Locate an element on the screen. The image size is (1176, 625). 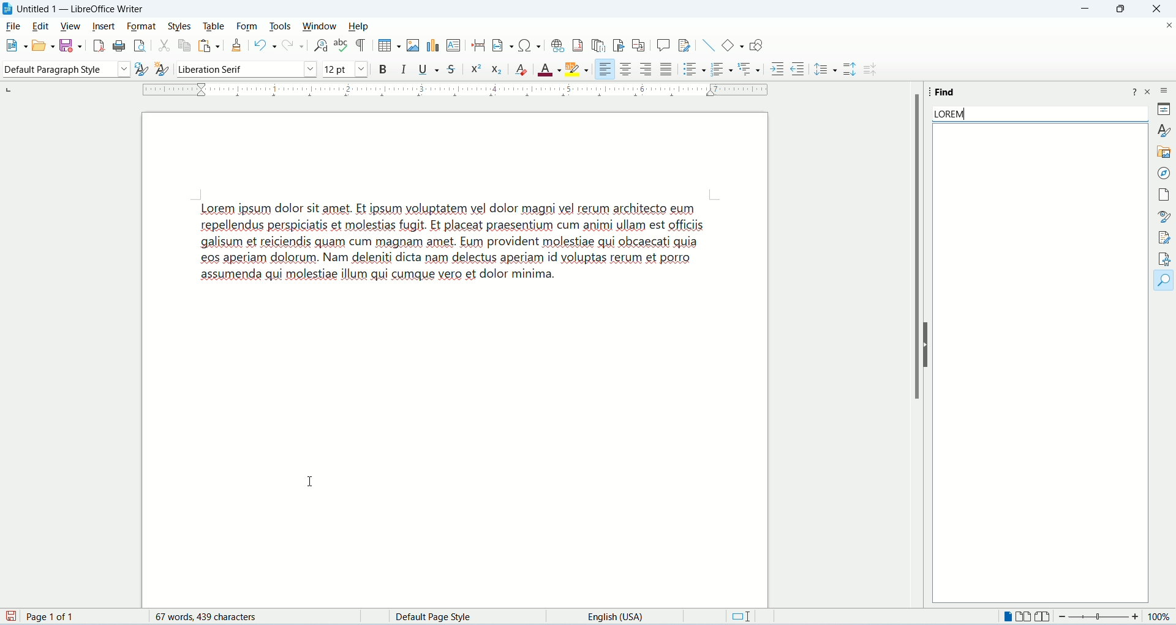
increase indent is located at coordinates (776, 69).